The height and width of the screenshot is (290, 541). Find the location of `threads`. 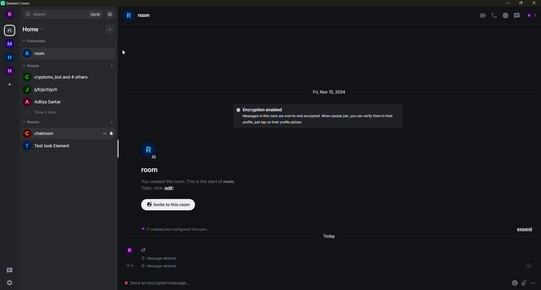

threads is located at coordinates (516, 16).